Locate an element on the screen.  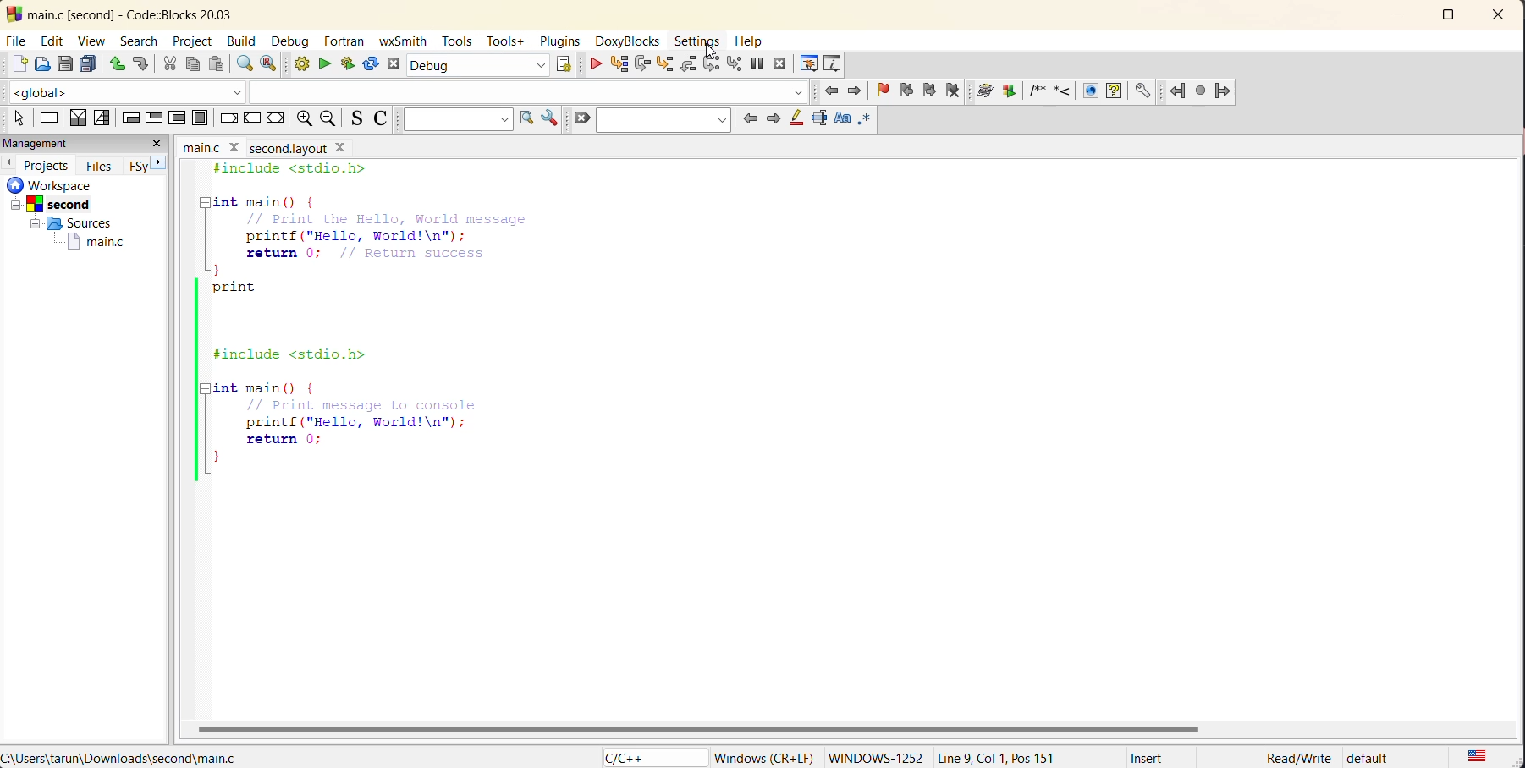
zoom out is located at coordinates (304, 119).